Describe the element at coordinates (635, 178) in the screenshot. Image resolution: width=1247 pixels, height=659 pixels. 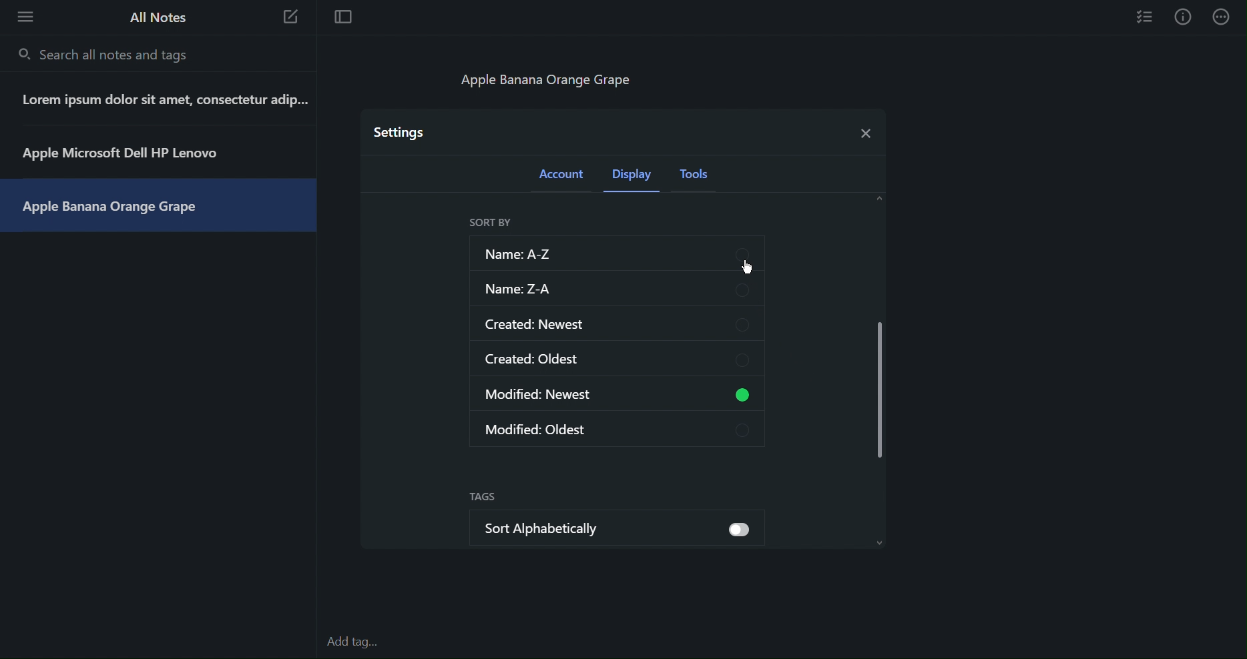
I see `Display` at that location.